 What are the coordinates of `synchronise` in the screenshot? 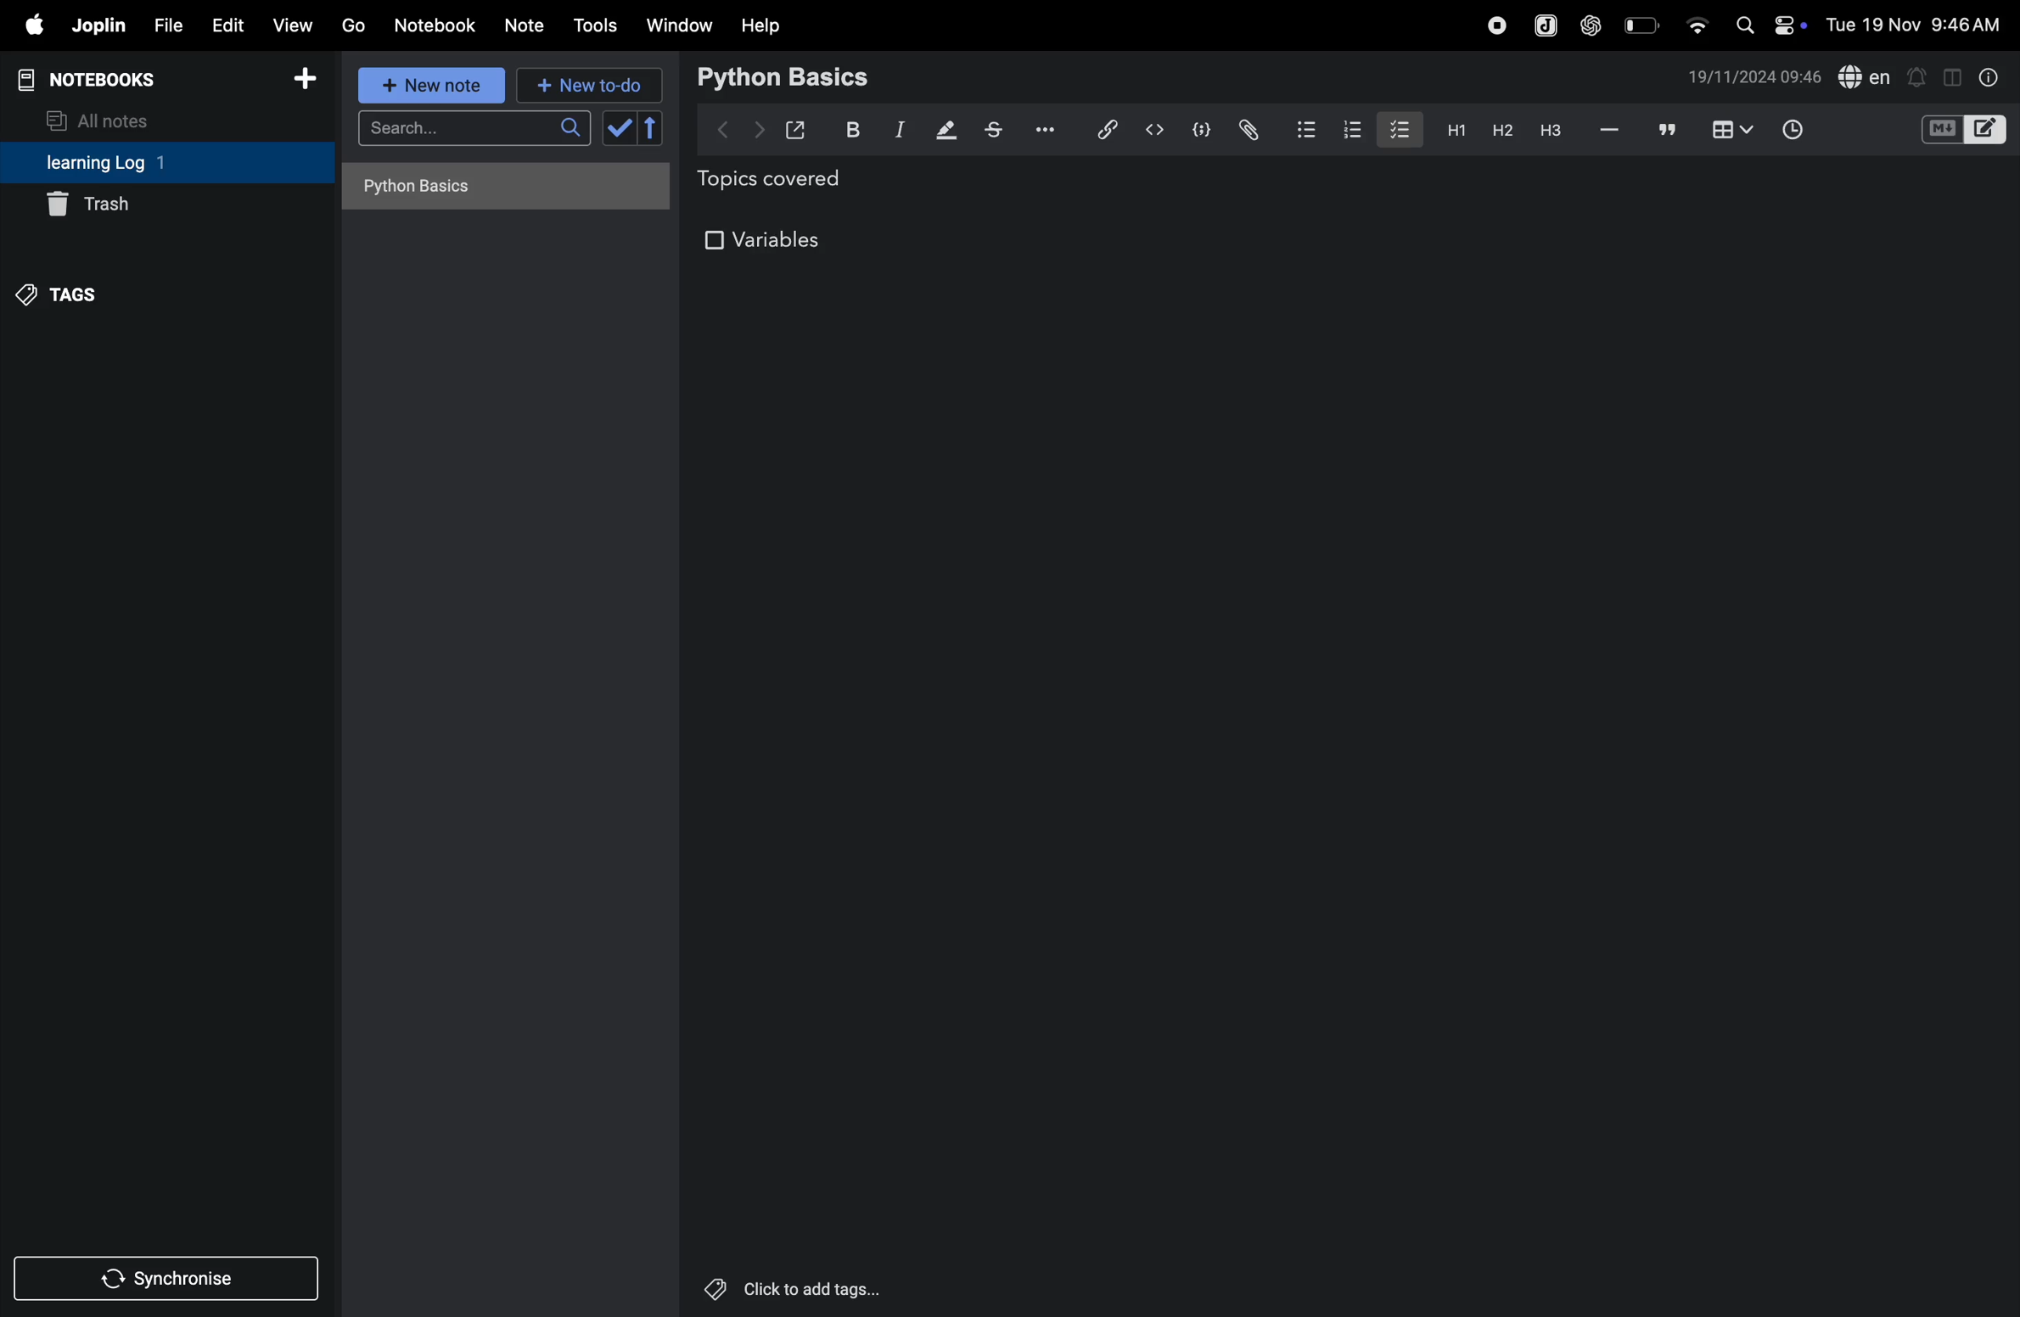 It's located at (170, 1280).